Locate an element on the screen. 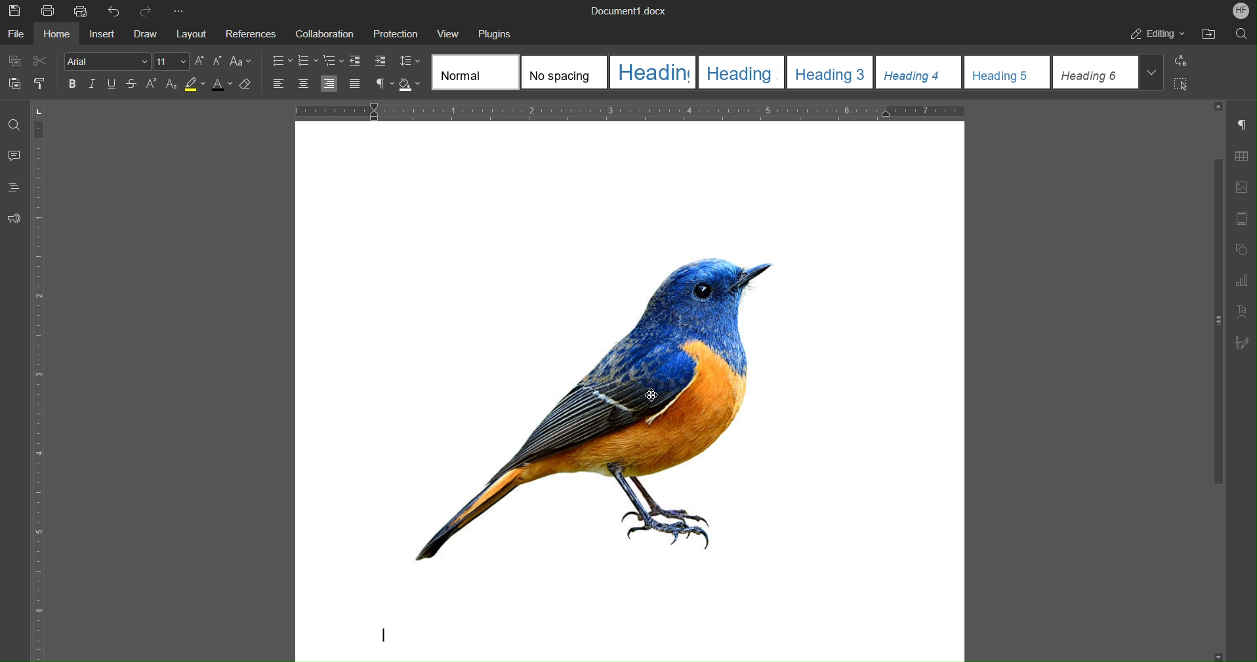 The width and height of the screenshot is (1257, 662). Plugins is located at coordinates (492, 31).